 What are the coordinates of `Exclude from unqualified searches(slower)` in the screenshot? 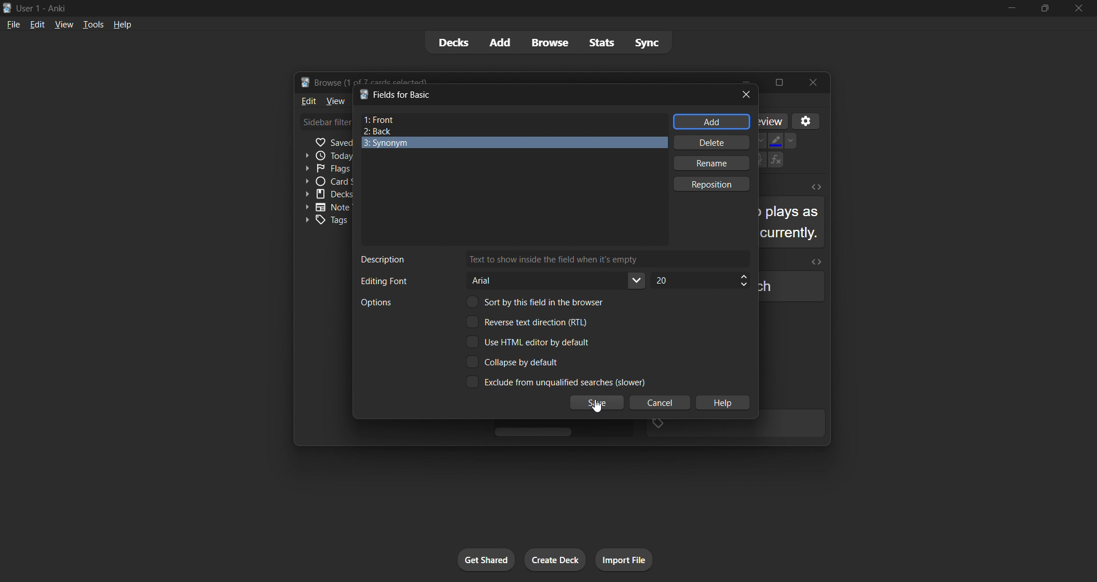 It's located at (552, 382).